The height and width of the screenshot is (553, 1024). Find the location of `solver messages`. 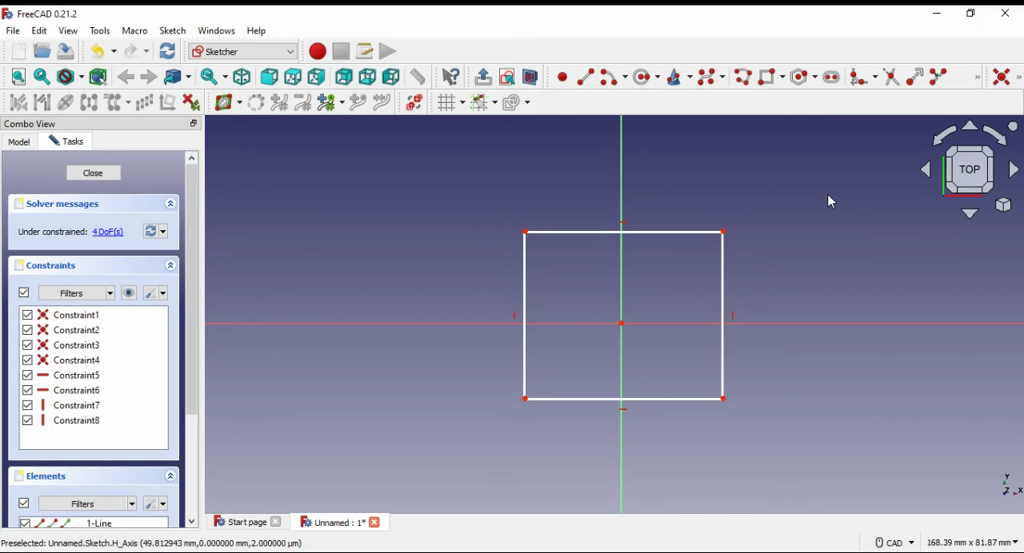

solver messages is located at coordinates (62, 204).